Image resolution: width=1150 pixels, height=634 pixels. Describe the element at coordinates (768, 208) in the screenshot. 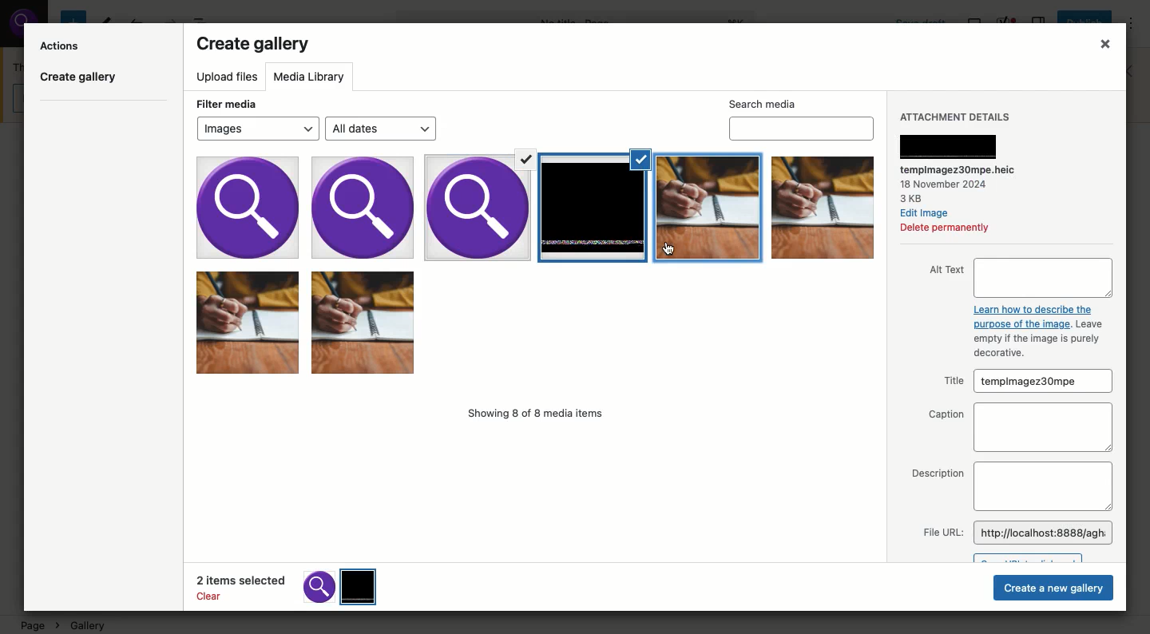

I see `Selected Images` at that location.